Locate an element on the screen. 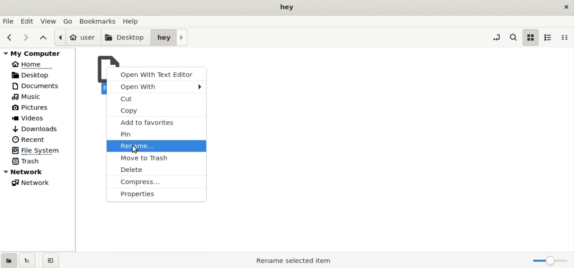 The image size is (574, 268). desktop is located at coordinates (38, 75).